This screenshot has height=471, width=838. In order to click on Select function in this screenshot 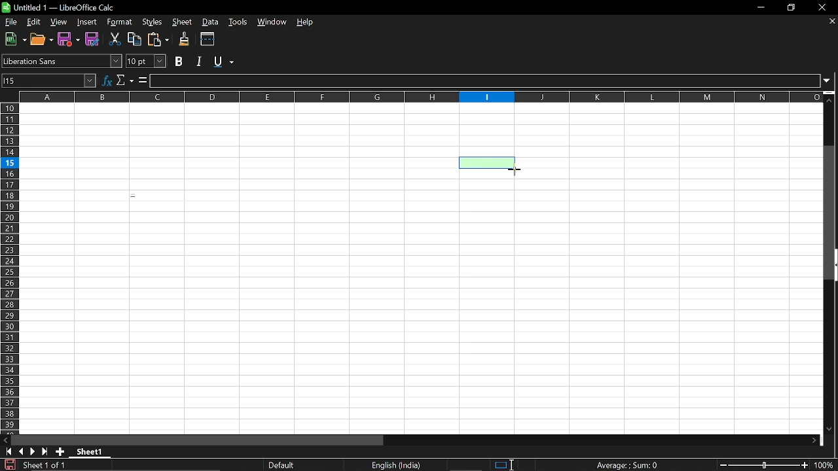, I will do `click(125, 80)`.